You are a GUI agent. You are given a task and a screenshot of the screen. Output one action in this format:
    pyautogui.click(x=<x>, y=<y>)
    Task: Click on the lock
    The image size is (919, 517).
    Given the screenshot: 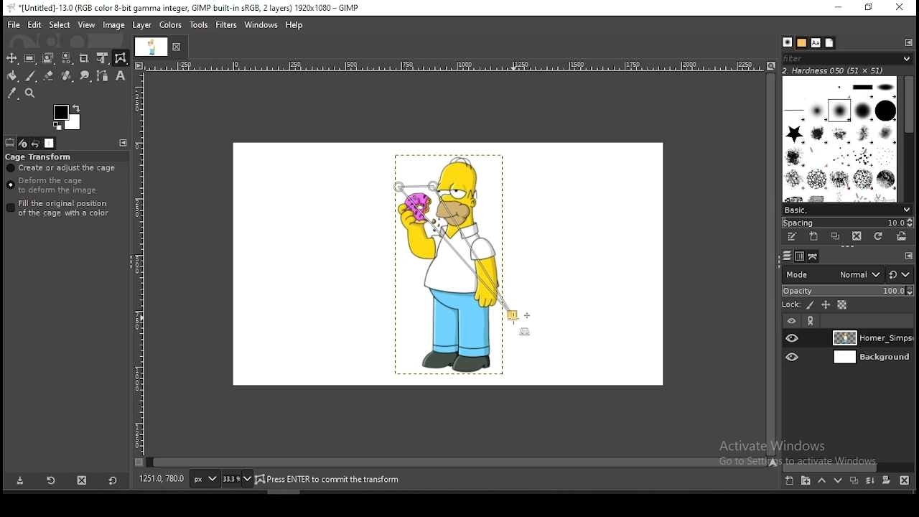 What is the action you would take?
    pyautogui.click(x=790, y=305)
    